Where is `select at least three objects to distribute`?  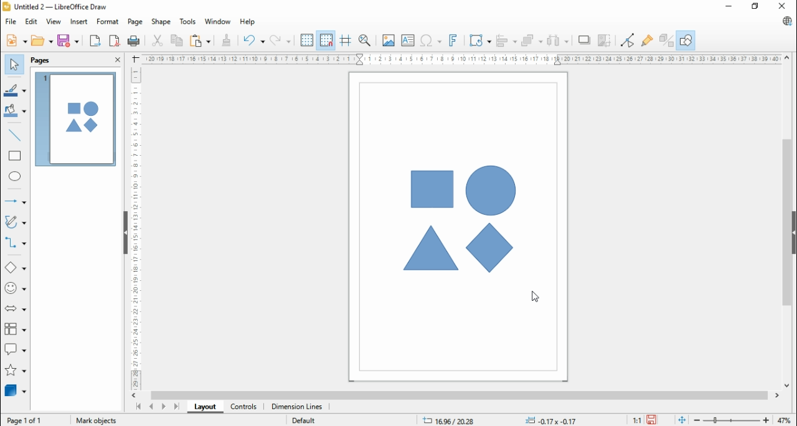 select at least three objects to distribute is located at coordinates (557, 41).